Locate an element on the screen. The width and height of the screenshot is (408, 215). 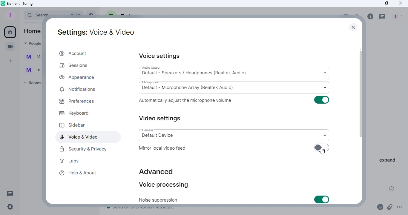
Conferences is located at coordinates (10, 45).